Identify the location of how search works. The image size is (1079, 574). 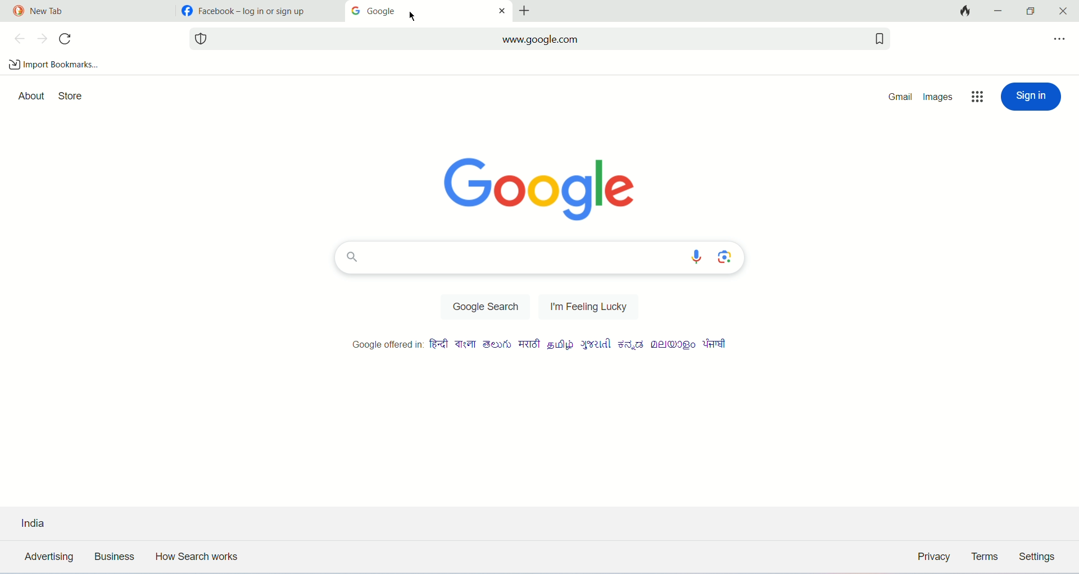
(198, 558).